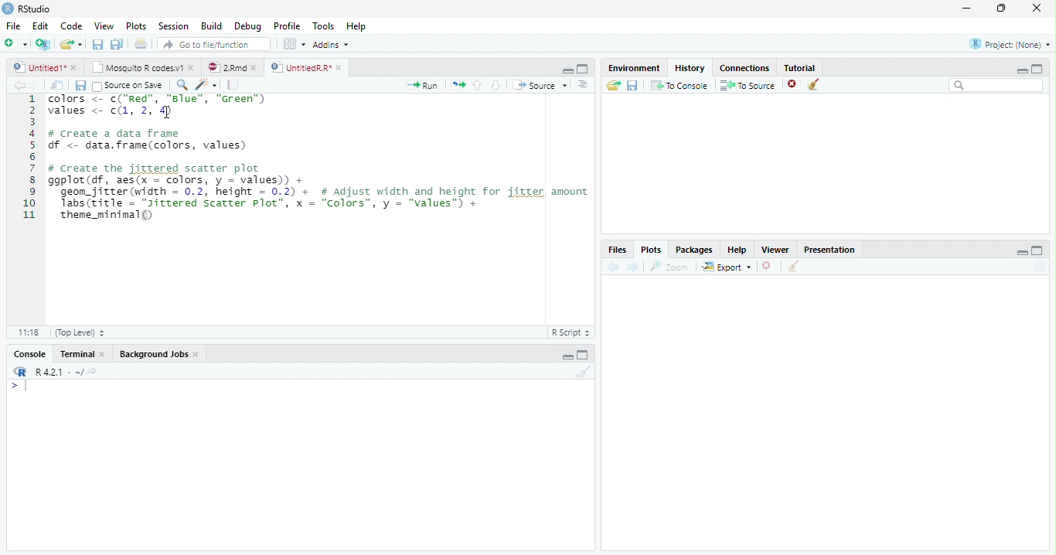 This screenshot has height=555, width=1056. What do you see at coordinates (254, 68) in the screenshot?
I see `close` at bounding box center [254, 68].